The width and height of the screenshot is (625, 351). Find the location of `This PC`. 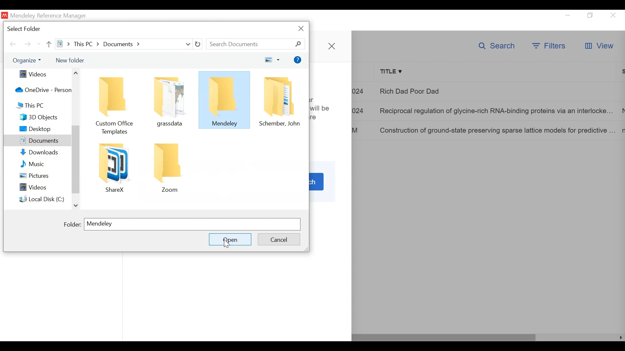

This PC is located at coordinates (42, 105).